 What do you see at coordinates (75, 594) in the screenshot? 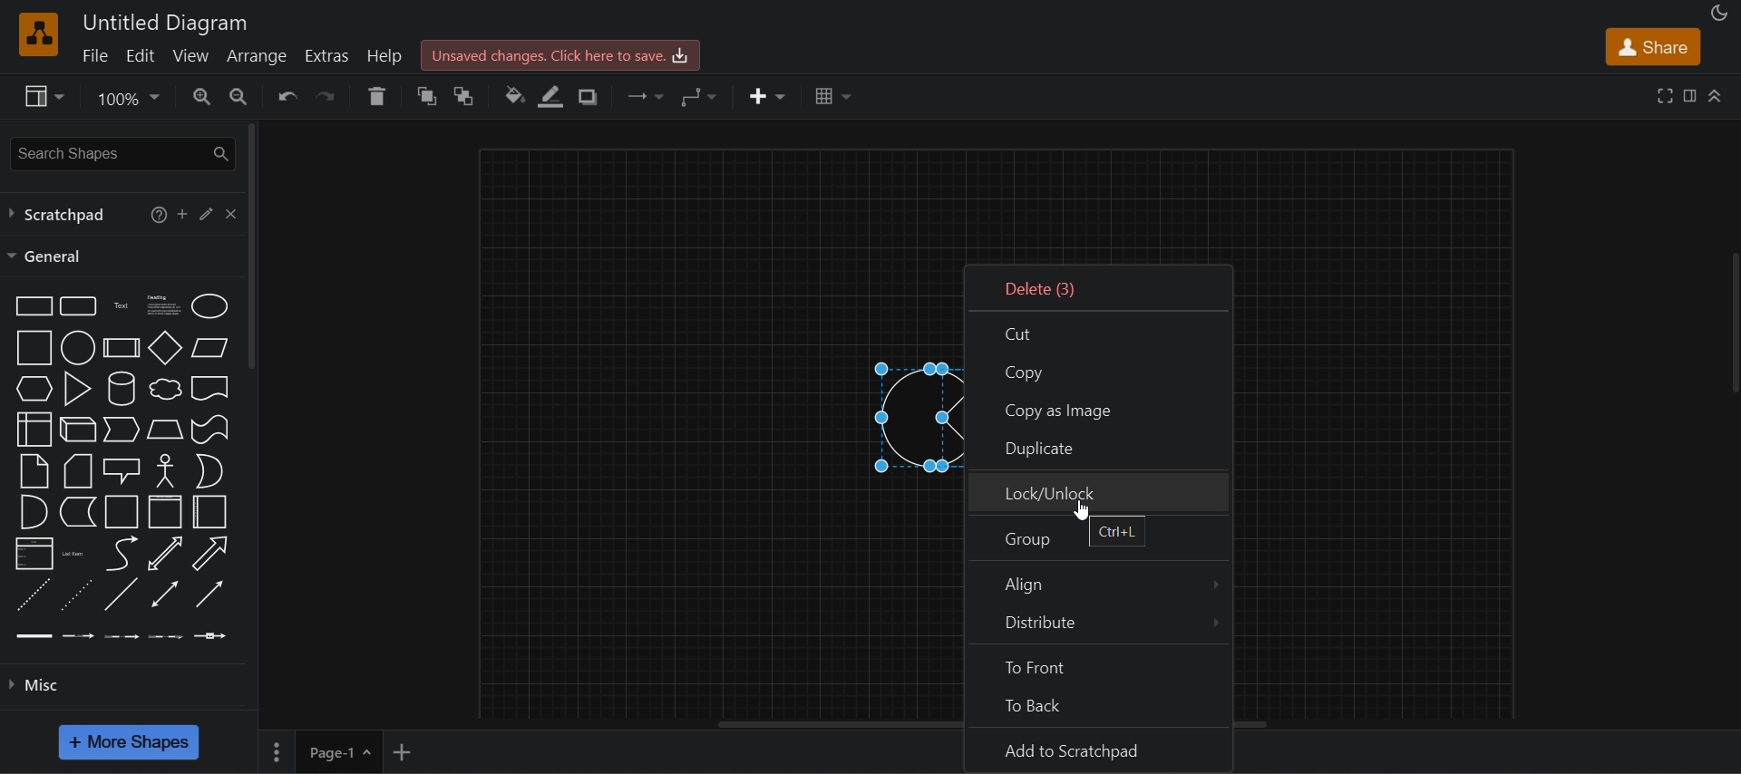
I see `dotted line` at bounding box center [75, 594].